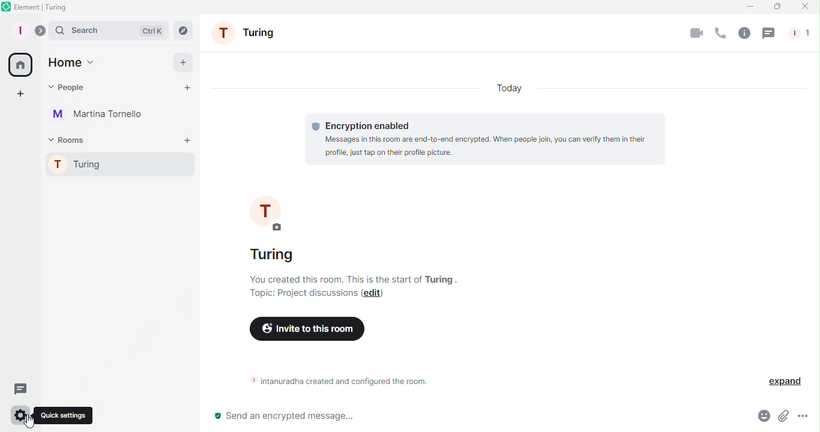 The width and height of the screenshot is (820, 432). What do you see at coordinates (778, 379) in the screenshot?
I see `Expand` at bounding box center [778, 379].